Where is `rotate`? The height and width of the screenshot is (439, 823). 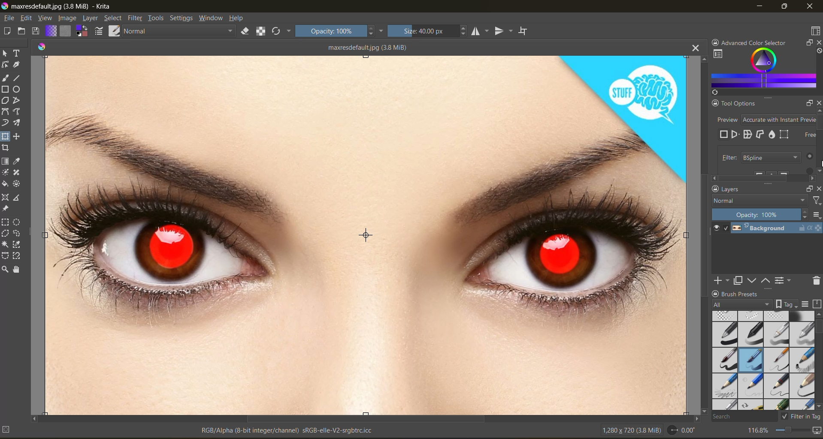
rotate is located at coordinates (682, 430).